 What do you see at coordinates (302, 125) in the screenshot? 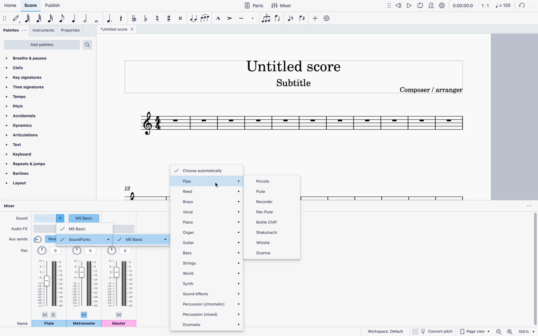
I see `scale` at bounding box center [302, 125].